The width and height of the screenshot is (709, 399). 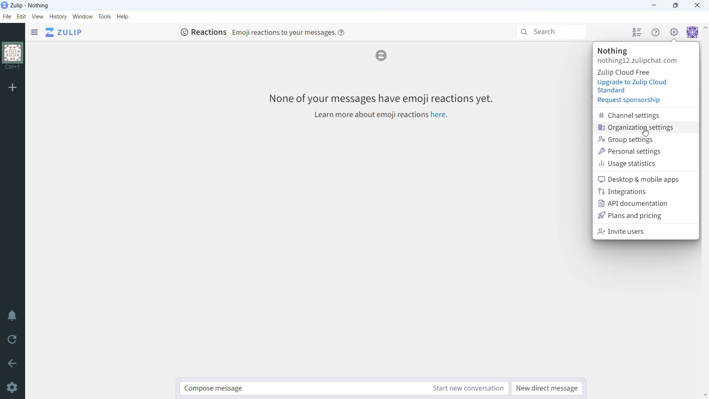 I want to click on maximize, so click(x=676, y=6).